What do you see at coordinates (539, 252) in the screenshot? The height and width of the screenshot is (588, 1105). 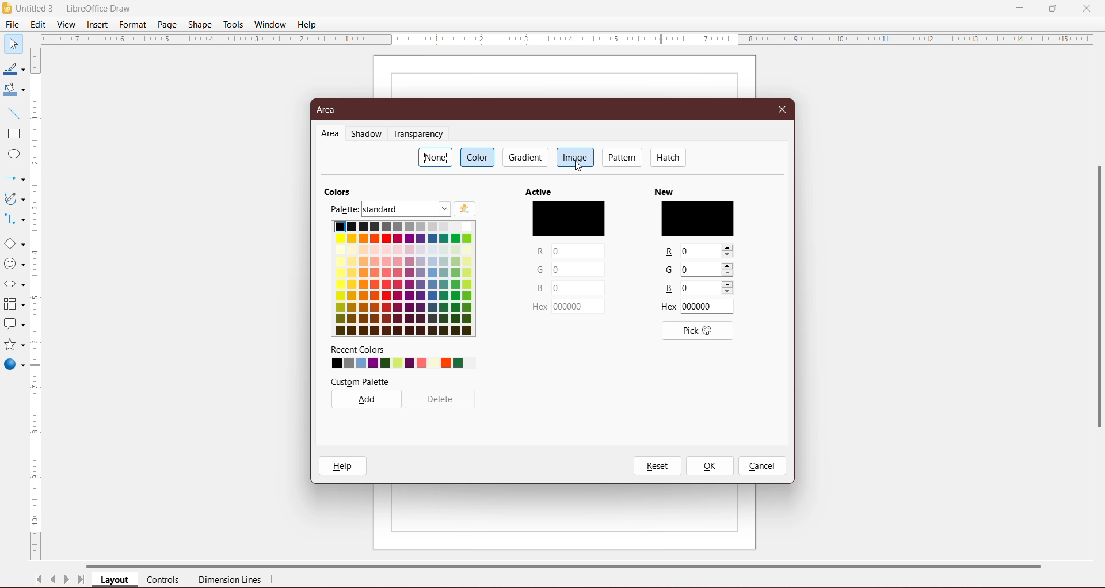 I see `R` at bounding box center [539, 252].